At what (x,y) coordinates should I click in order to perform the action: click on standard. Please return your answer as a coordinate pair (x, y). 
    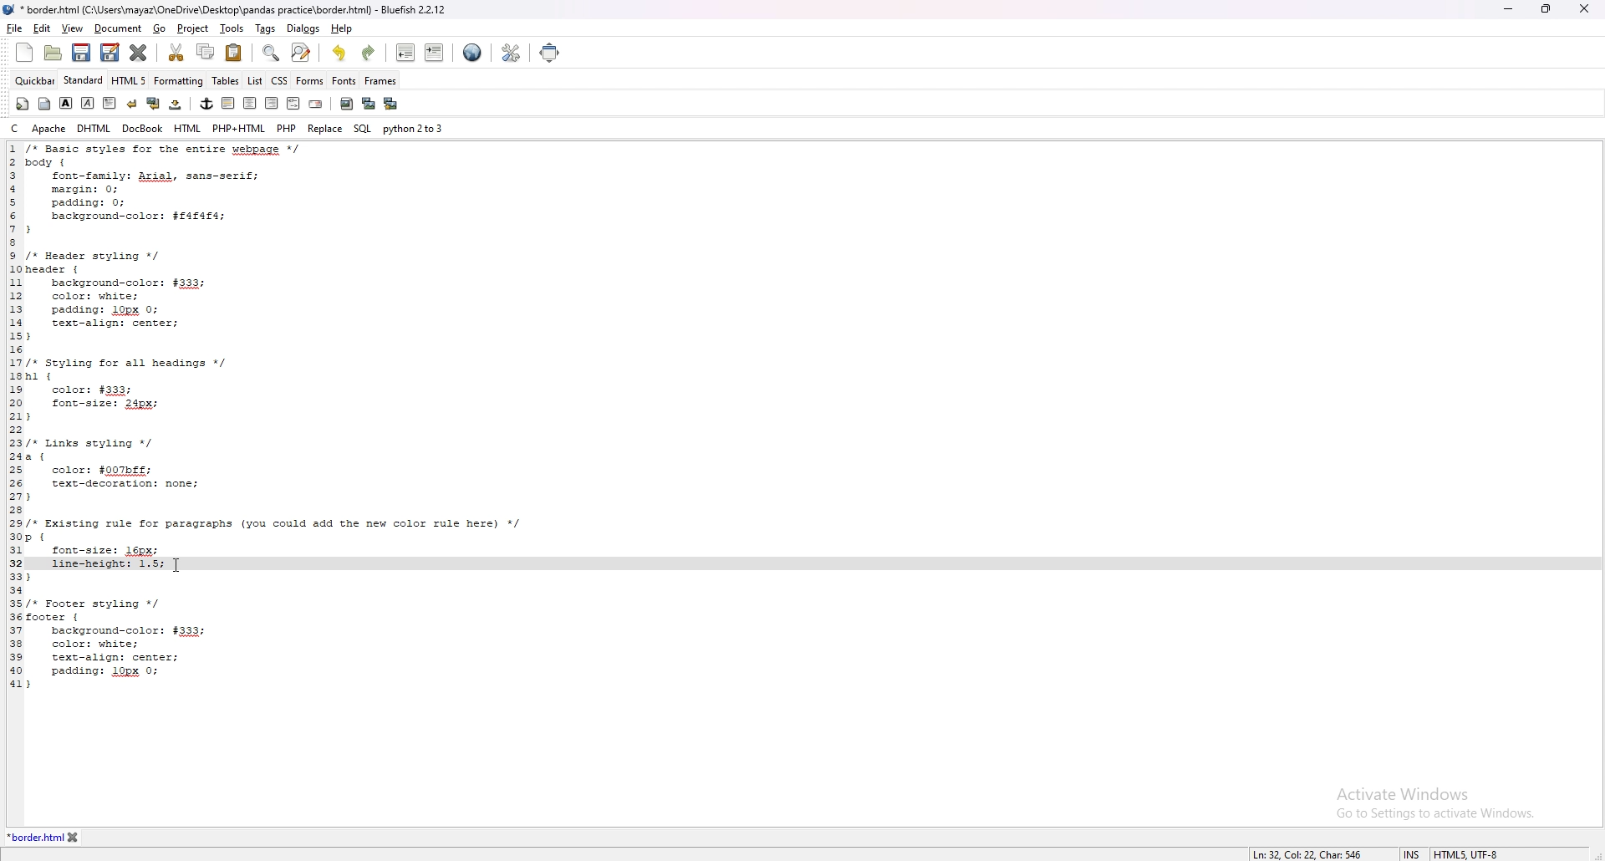
    Looking at the image, I should click on (84, 79).